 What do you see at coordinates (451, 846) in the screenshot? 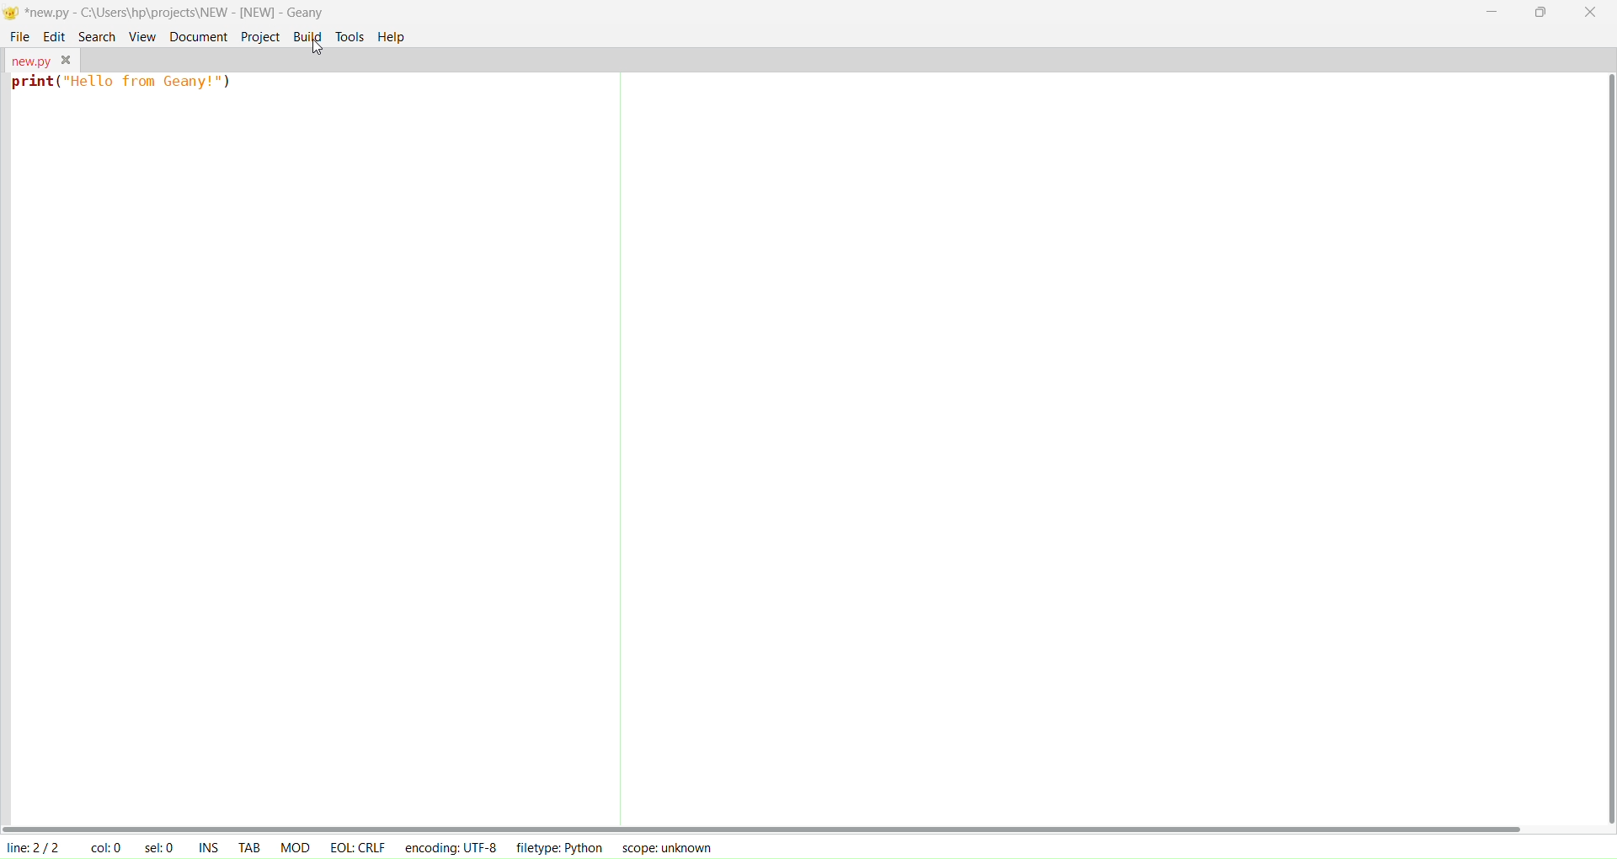
I see `encoding: UTF -8` at bounding box center [451, 846].